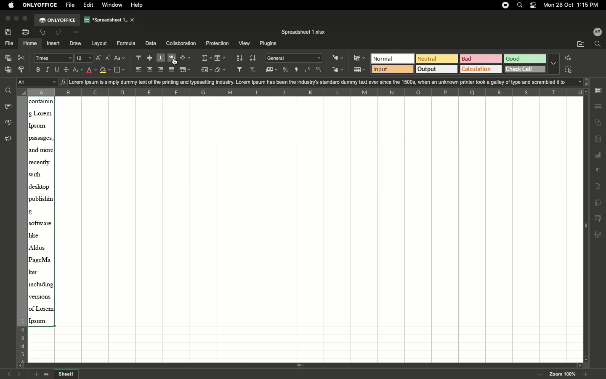 The height and width of the screenshot is (379, 606). What do you see at coordinates (218, 44) in the screenshot?
I see `Protection` at bounding box center [218, 44].